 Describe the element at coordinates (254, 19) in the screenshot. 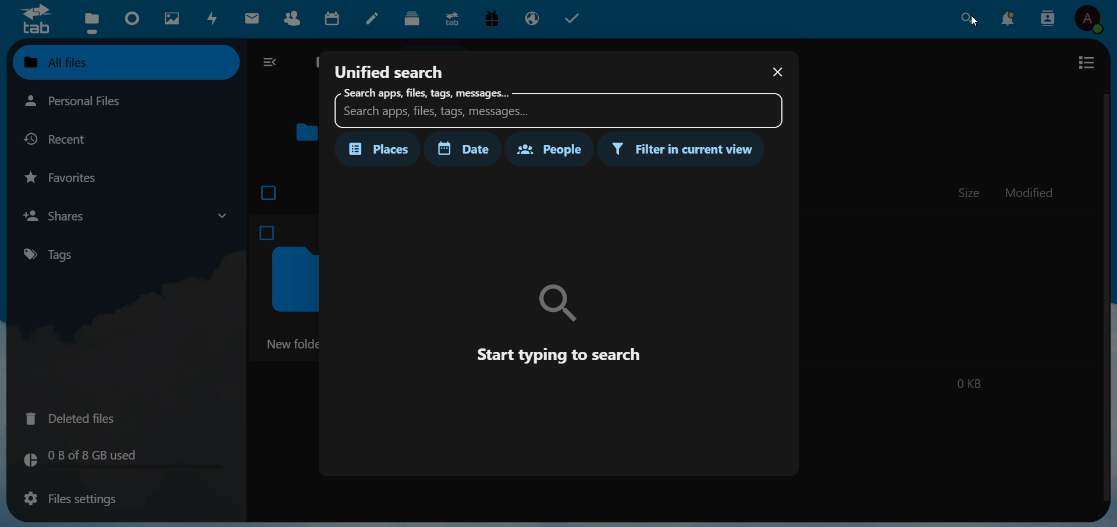

I see `mail` at that location.